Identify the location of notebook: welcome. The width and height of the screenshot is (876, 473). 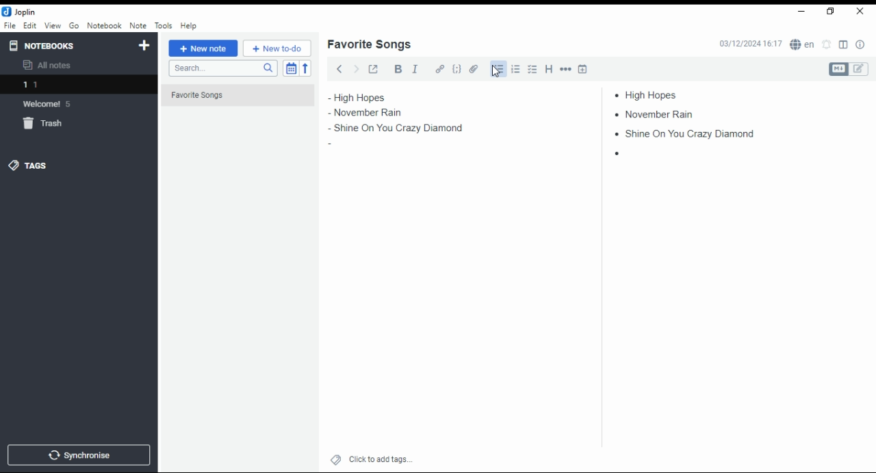
(50, 103).